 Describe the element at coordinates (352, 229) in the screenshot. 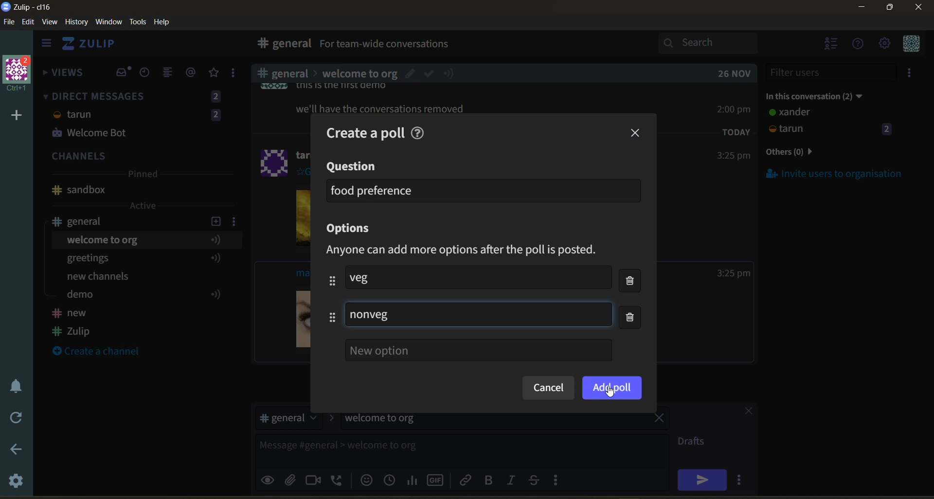

I see `options` at that location.